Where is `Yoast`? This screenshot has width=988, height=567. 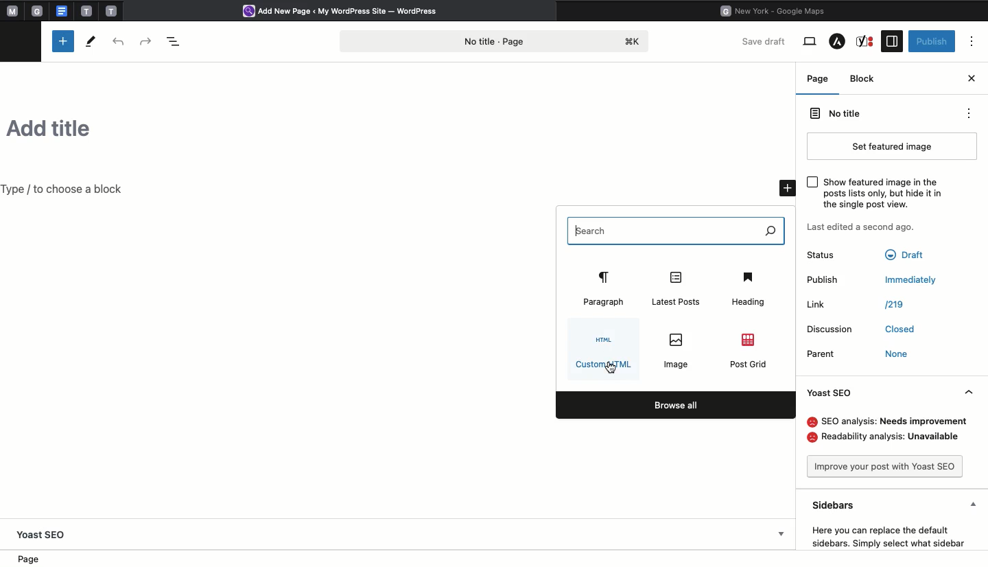
Yoast is located at coordinates (867, 41).